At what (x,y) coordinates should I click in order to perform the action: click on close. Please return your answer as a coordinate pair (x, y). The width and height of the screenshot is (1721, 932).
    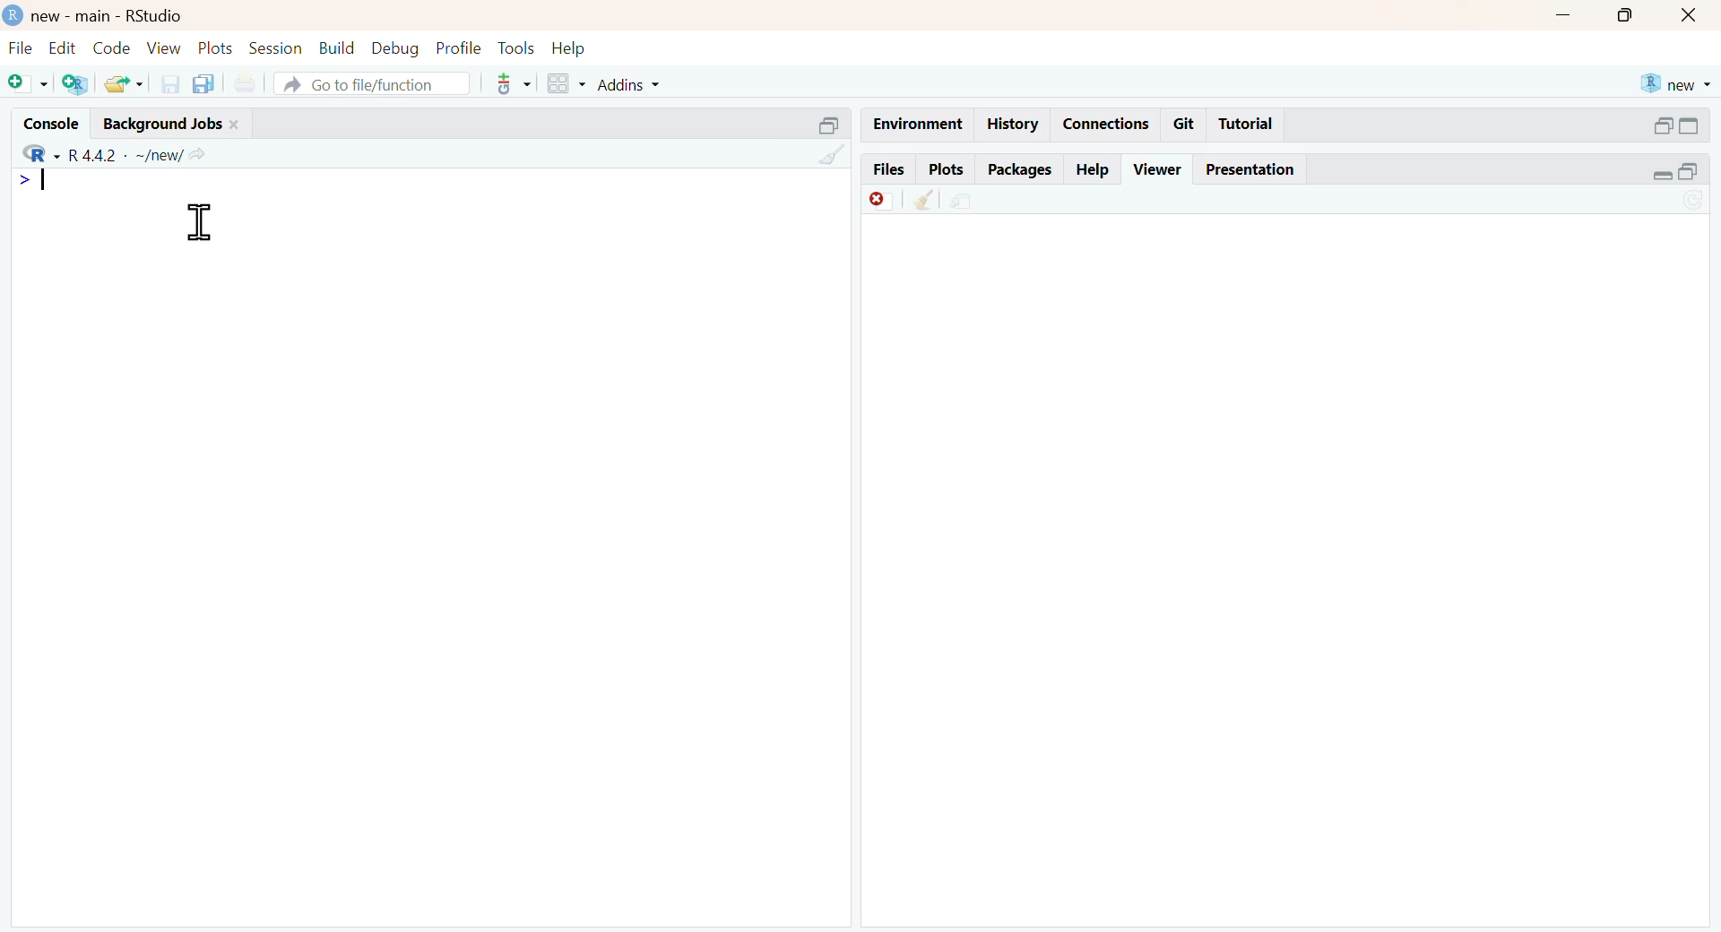
    Looking at the image, I should click on (1691, 16).